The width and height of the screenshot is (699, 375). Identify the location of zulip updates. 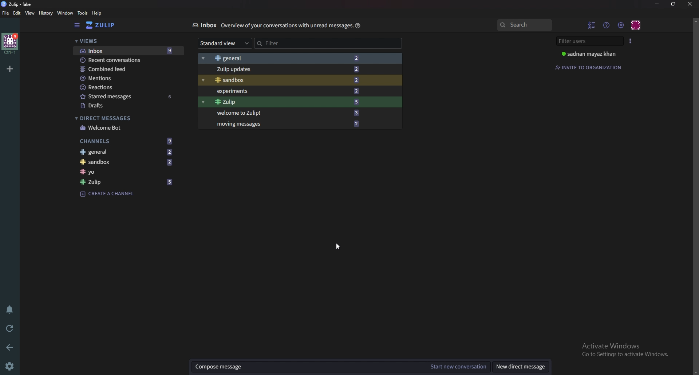
(291, 69).